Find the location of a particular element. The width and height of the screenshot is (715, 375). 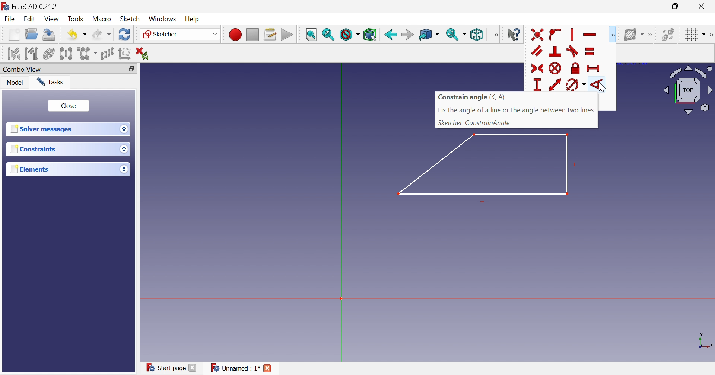

Drop Down is located at coordinates (214, 34).